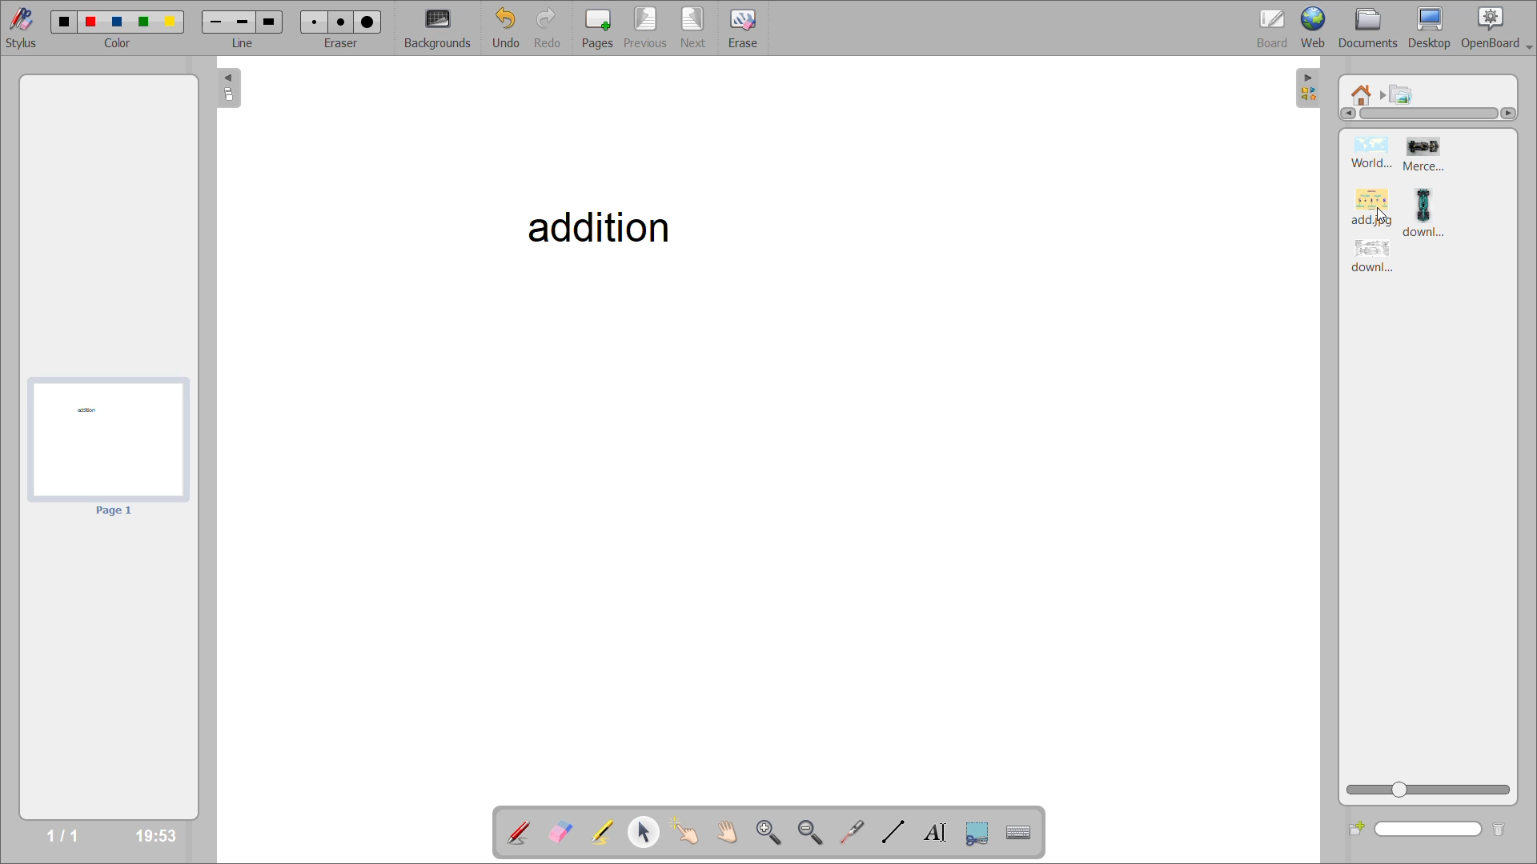 The height and width of the screenshot is (864, 1537). What do you see at coordinates (142, 23) in the screenshot?
I see `color 4` at bounding box center [142, 23].